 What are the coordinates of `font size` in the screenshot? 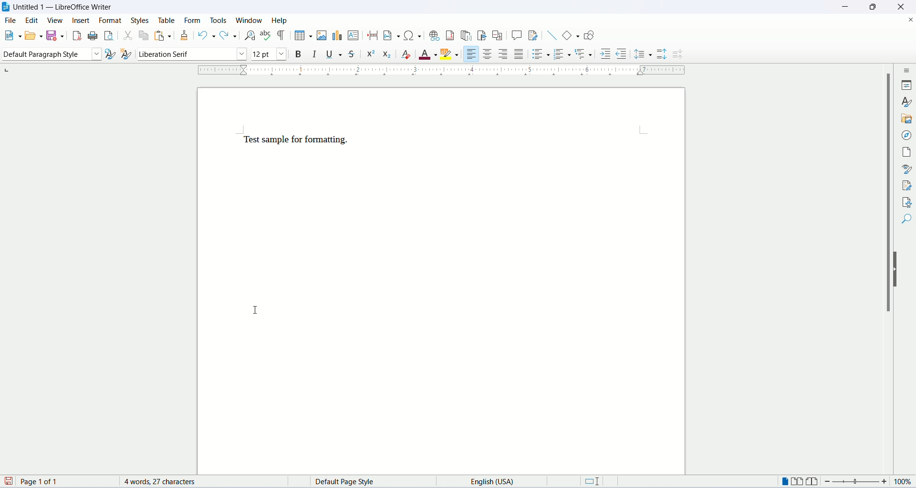 It's located at (269, 54).